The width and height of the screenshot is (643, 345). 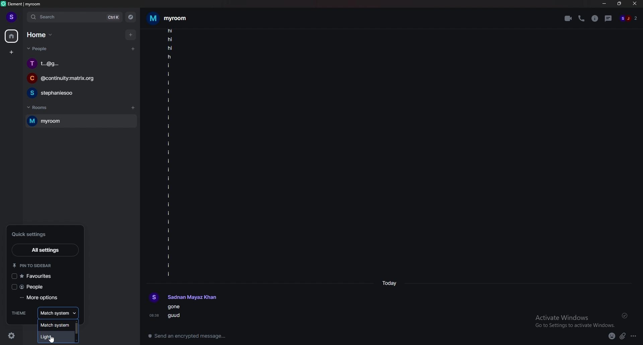 What do you see at coordinates (582, 19) in the screenshot?
I see `voice call` at bounding box center [582, 19].